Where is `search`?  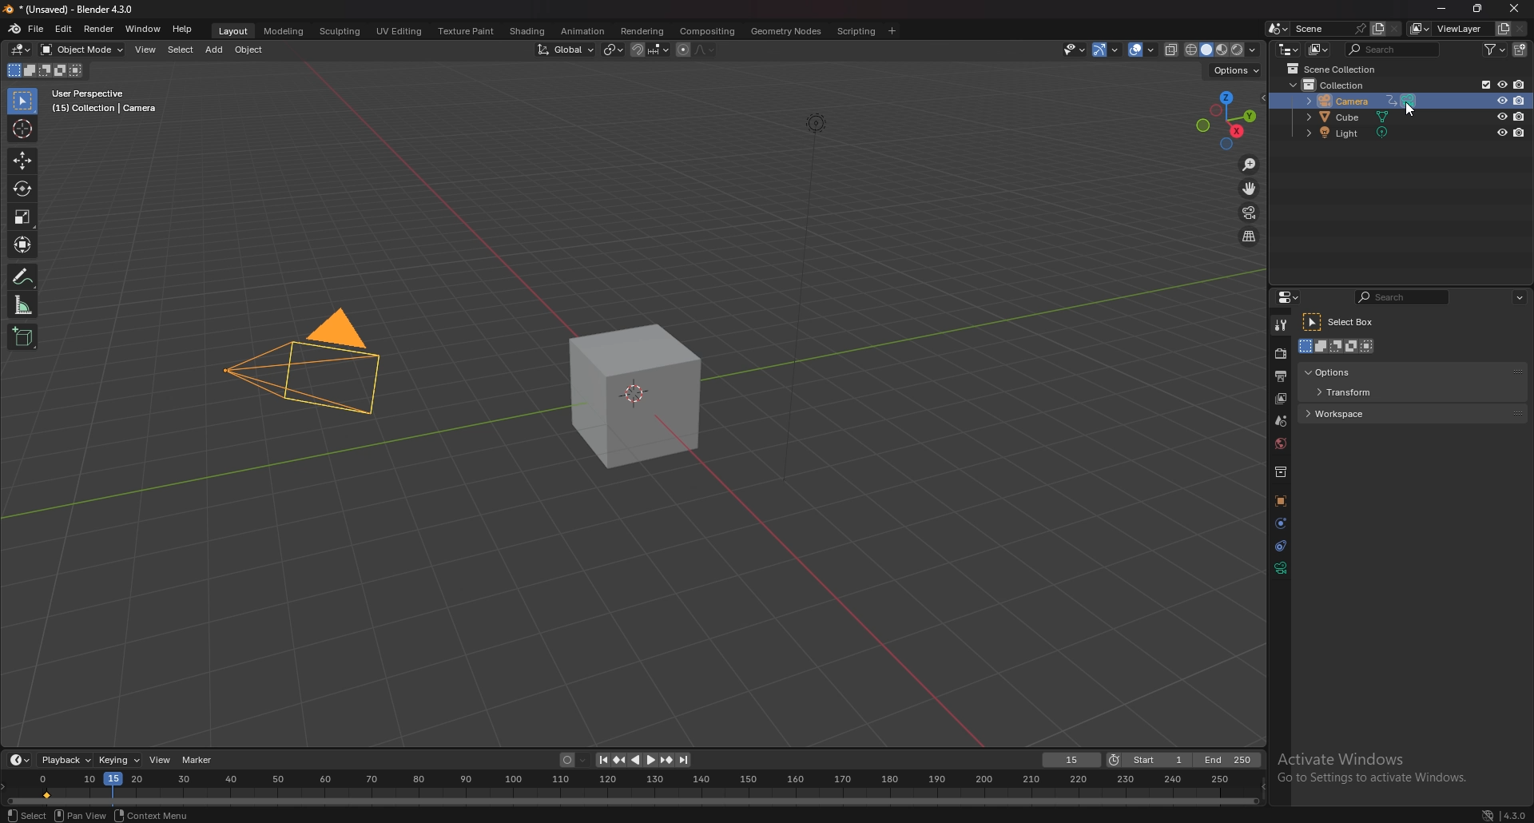
search is located at coordinates (1401, 296).